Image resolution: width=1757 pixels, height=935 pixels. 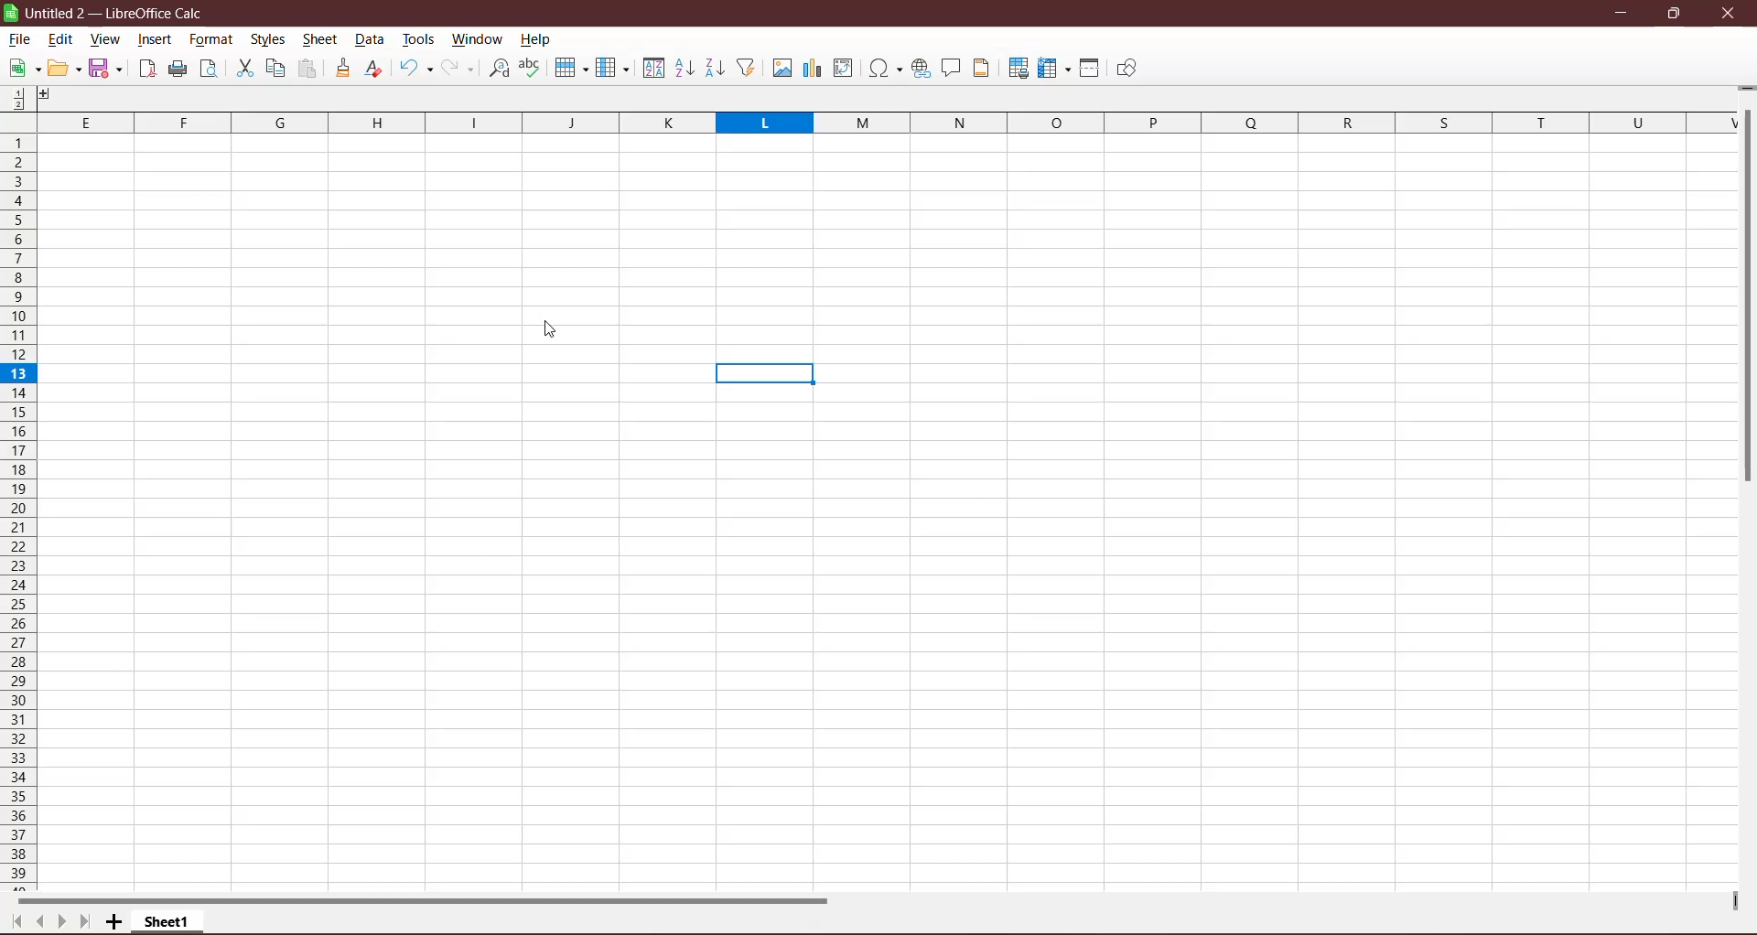 I want to click on View, so click(x=103, y=40).